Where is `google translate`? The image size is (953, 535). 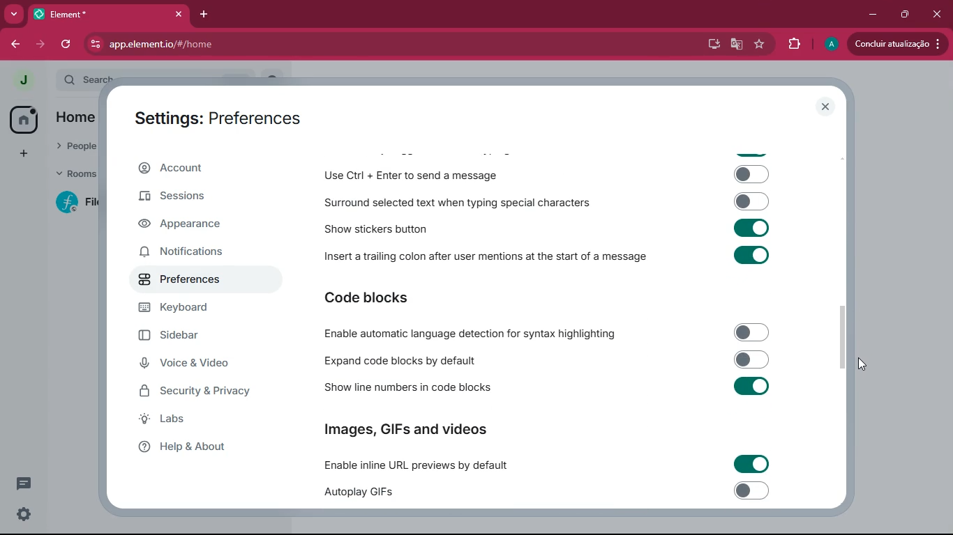 google translate is located at coordinates (735, 45).